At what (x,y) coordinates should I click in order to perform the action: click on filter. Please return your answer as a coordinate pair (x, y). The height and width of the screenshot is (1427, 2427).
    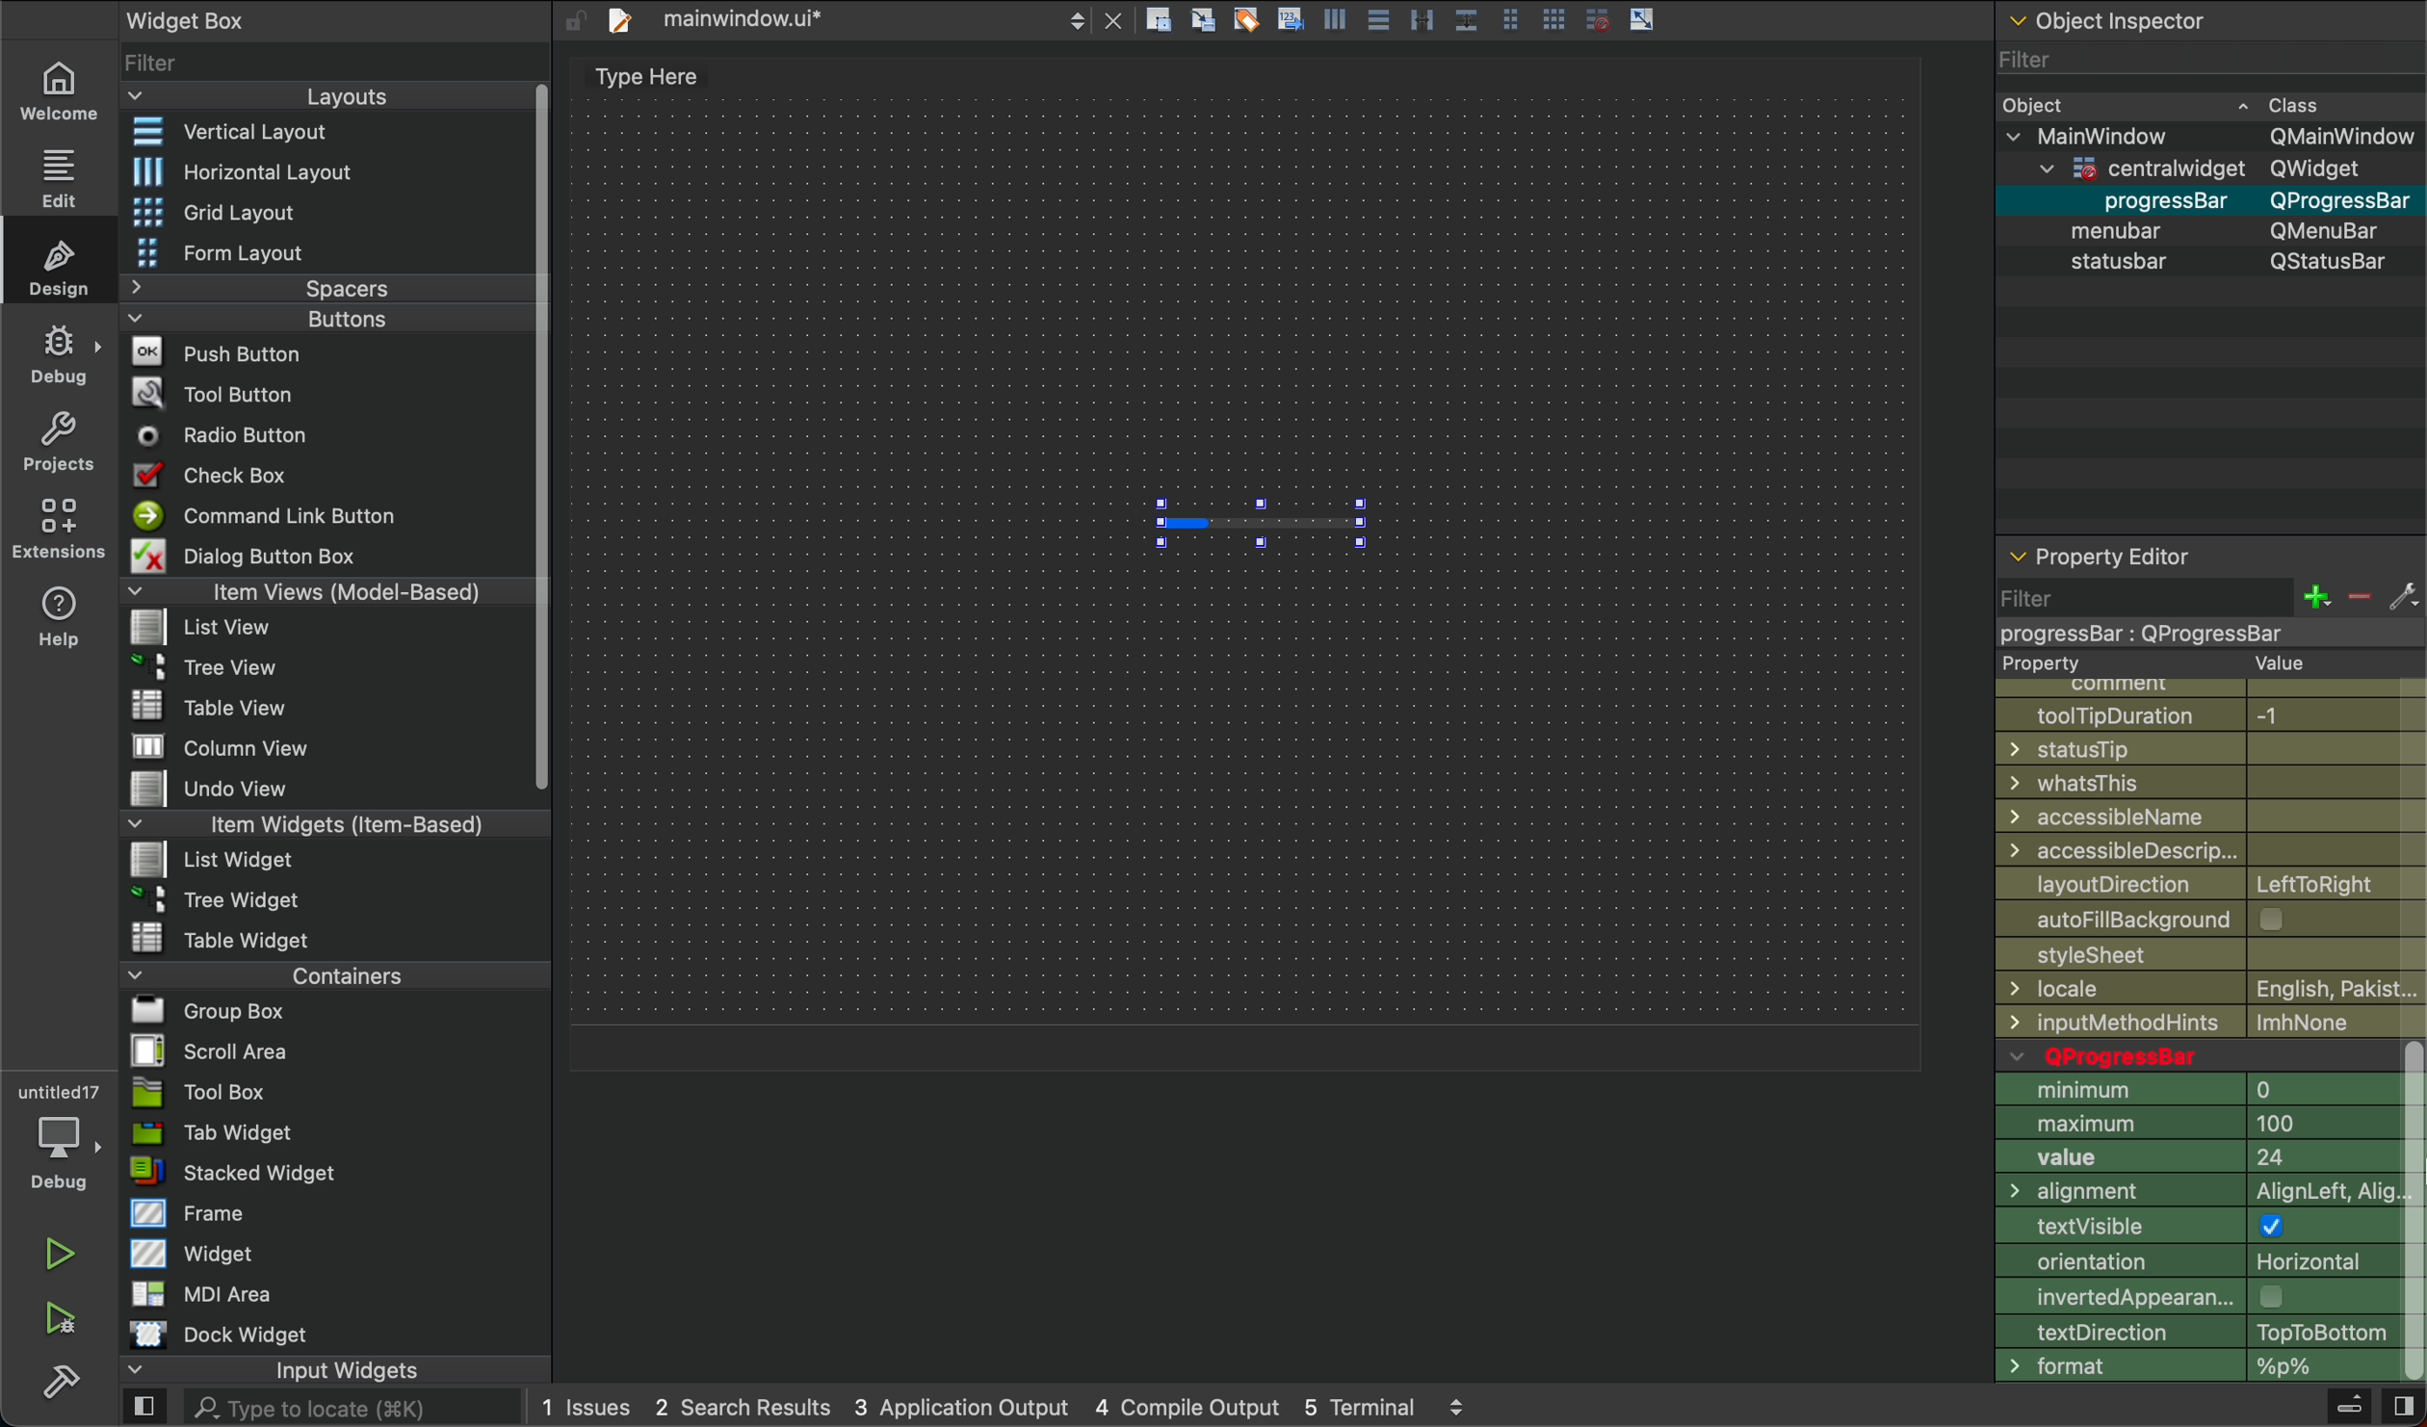
    Looking at the image, I should click on (2205, 611).